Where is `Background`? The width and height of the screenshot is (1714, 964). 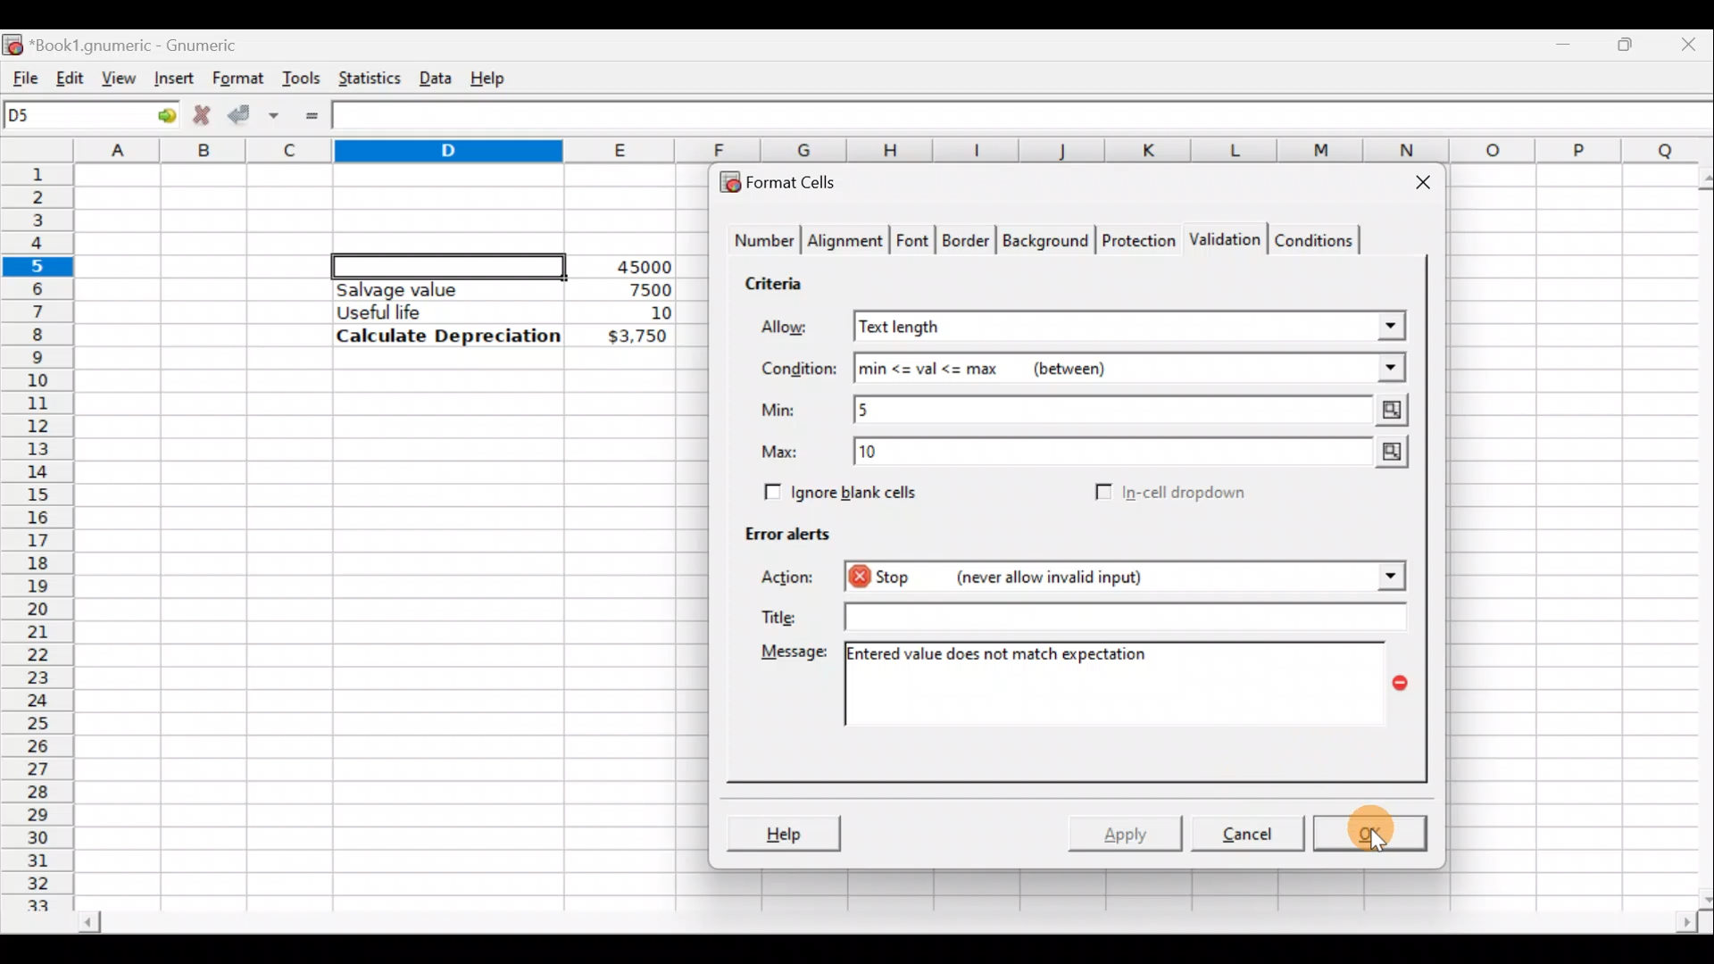
Background is located at coordinates (1044, 239).